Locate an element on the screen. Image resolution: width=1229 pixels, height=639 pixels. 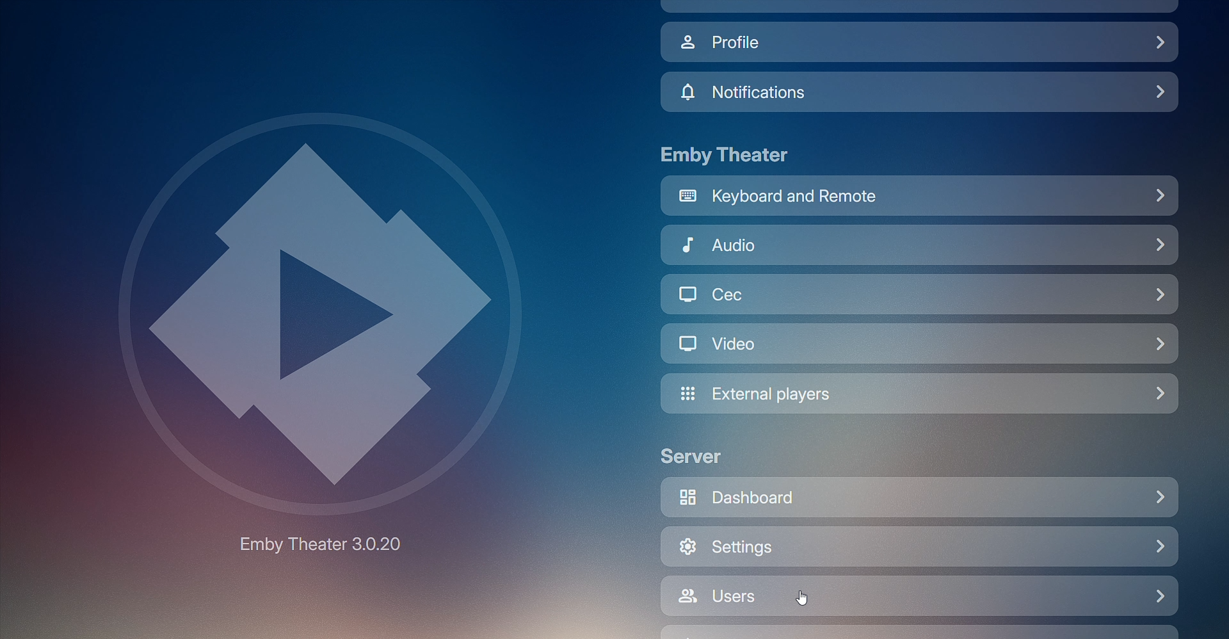
Dashboard is located at coordinates (922, 496).